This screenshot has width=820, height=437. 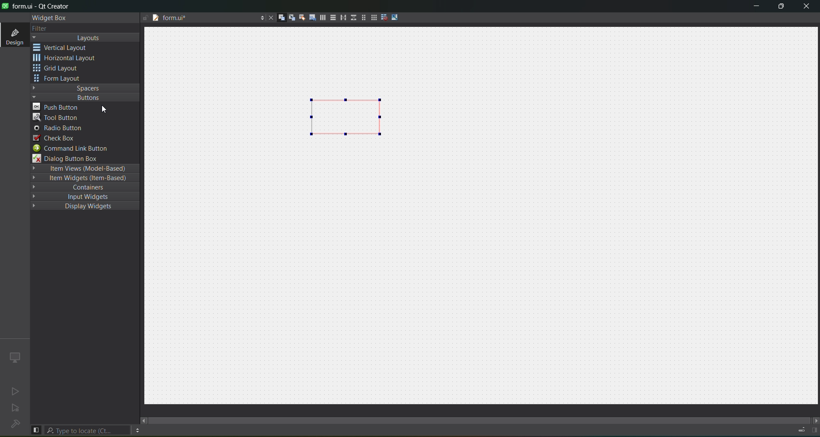 What do you see at coordinates (144, 420) in the screenshot?
I see `move left` at bounding box center [144, 420].